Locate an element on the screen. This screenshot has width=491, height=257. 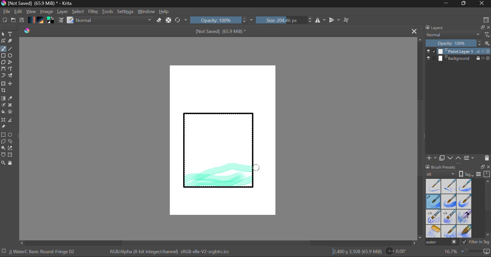
Polygon is located at coordinates (3, 62).